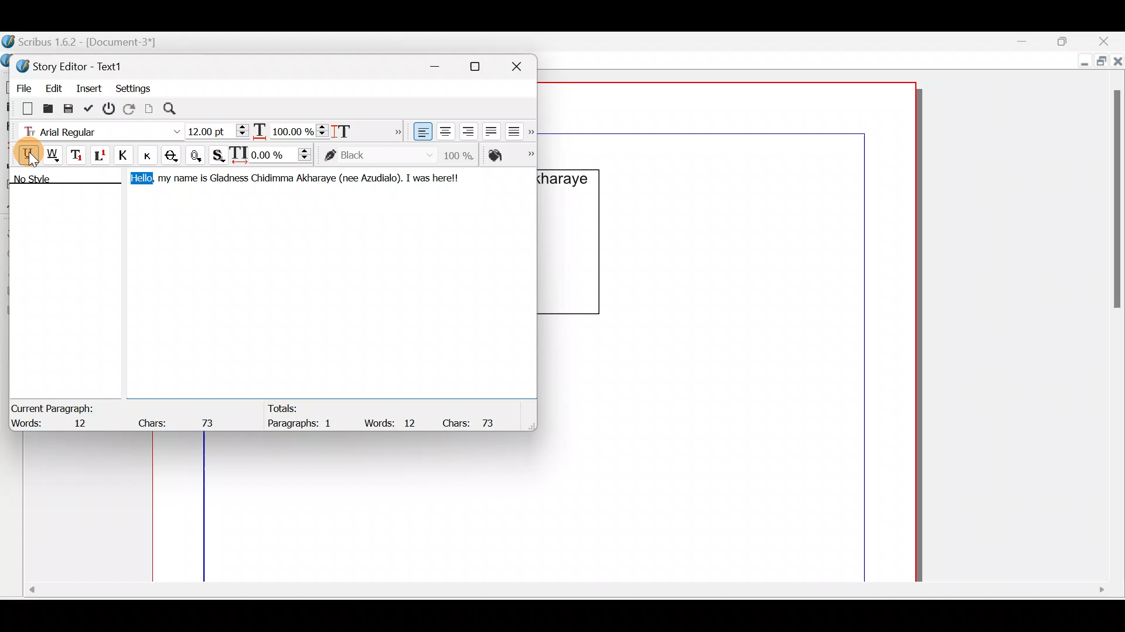 Image resolution: width=1125 pixels, height=632 pixels. Describe the element at coordinates (149, 107) in the screenshot. I see `Update text frame` at that location.